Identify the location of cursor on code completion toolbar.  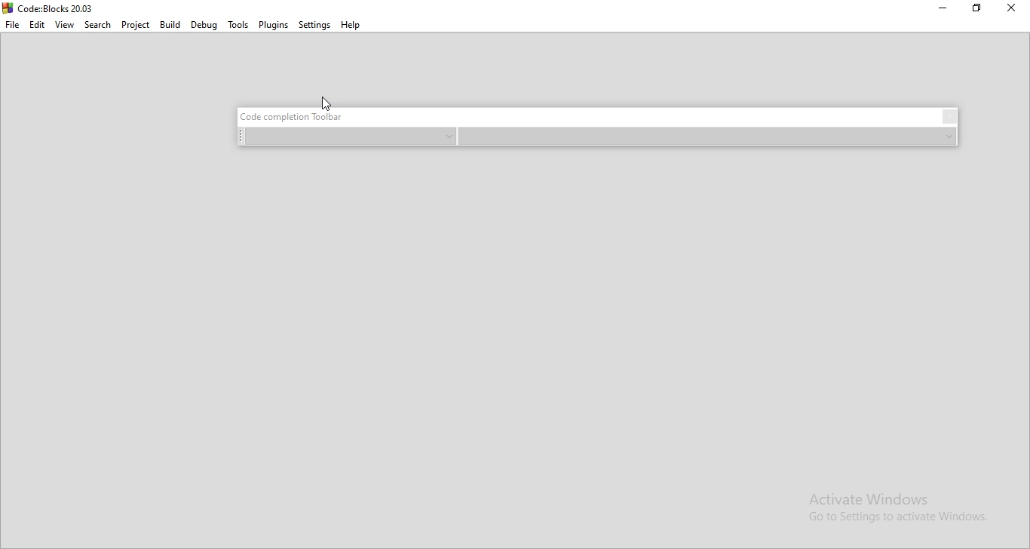
(325, 103).